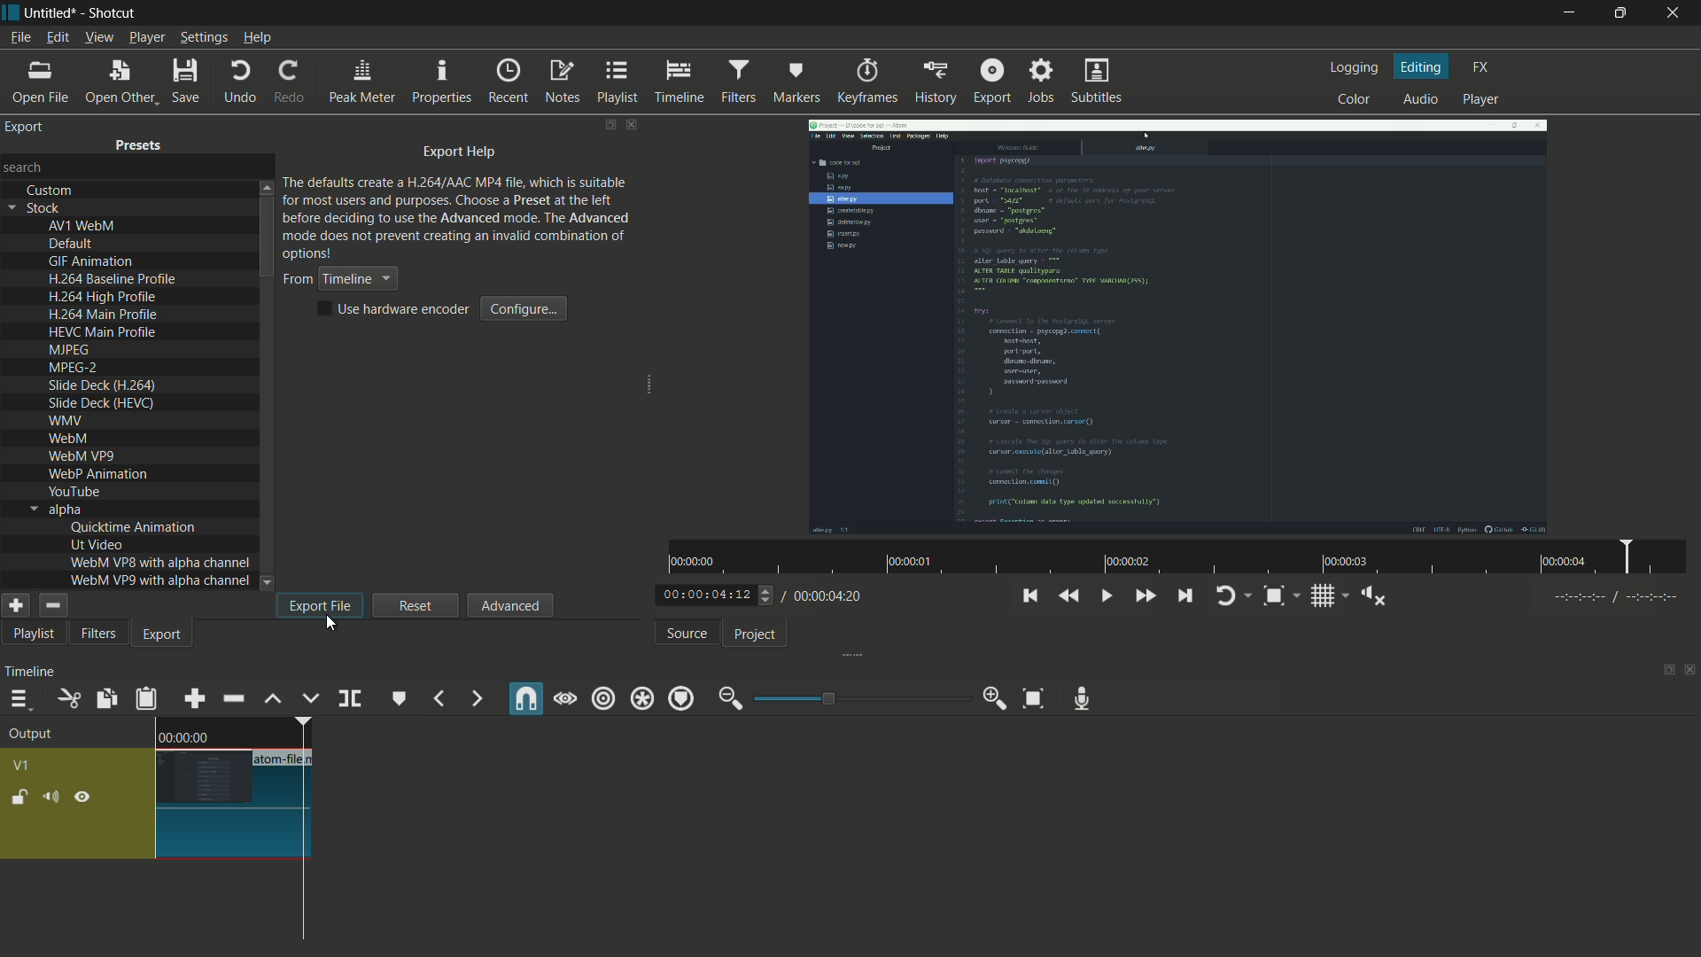 Image resolution: width=1701 pixels, height=957 pixels. I want to click on history, so click(938, 82).